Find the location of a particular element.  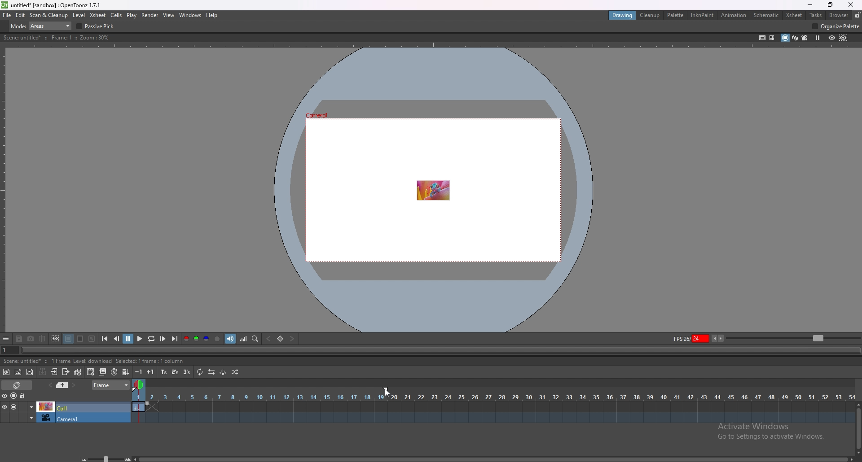

camera stand visibility is located at coordinates (14, 396).